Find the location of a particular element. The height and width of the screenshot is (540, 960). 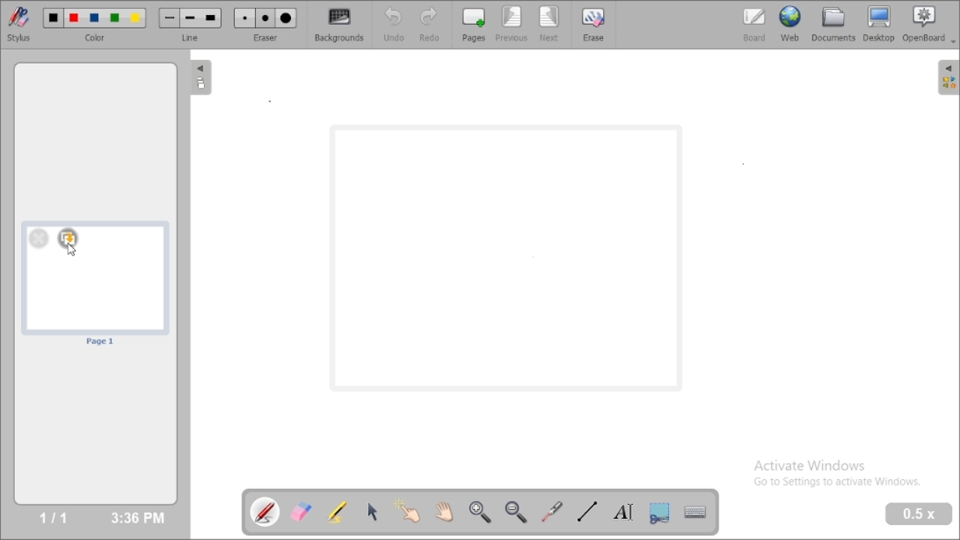

write text is located at coordinates (623, 512).